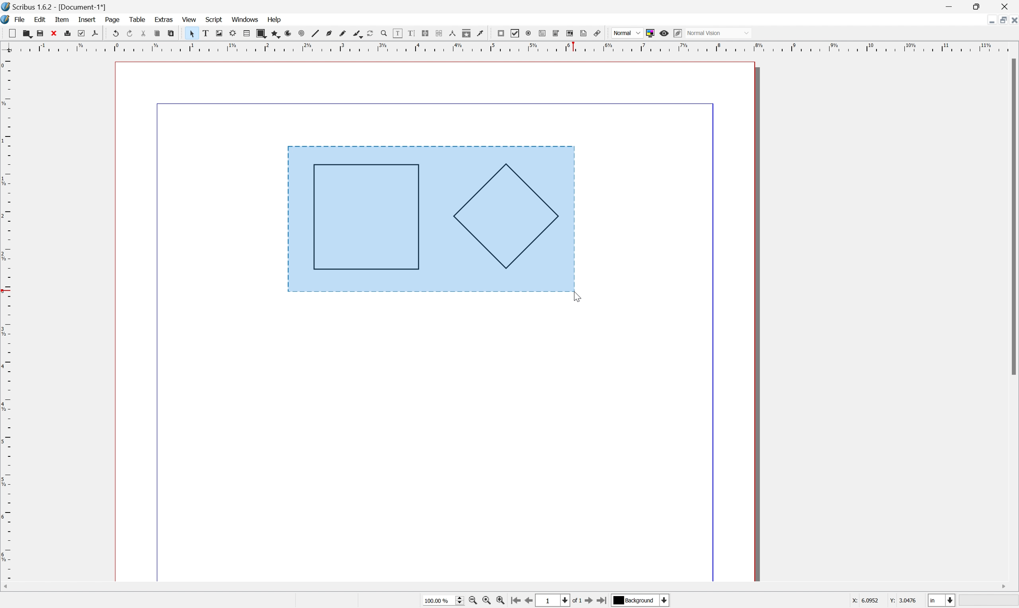 The height and width of the screenshot is (608, 1019). What do you see at coordinates (191, 19) in the screenshot?
I see `view` at bounding box center [191, 19].